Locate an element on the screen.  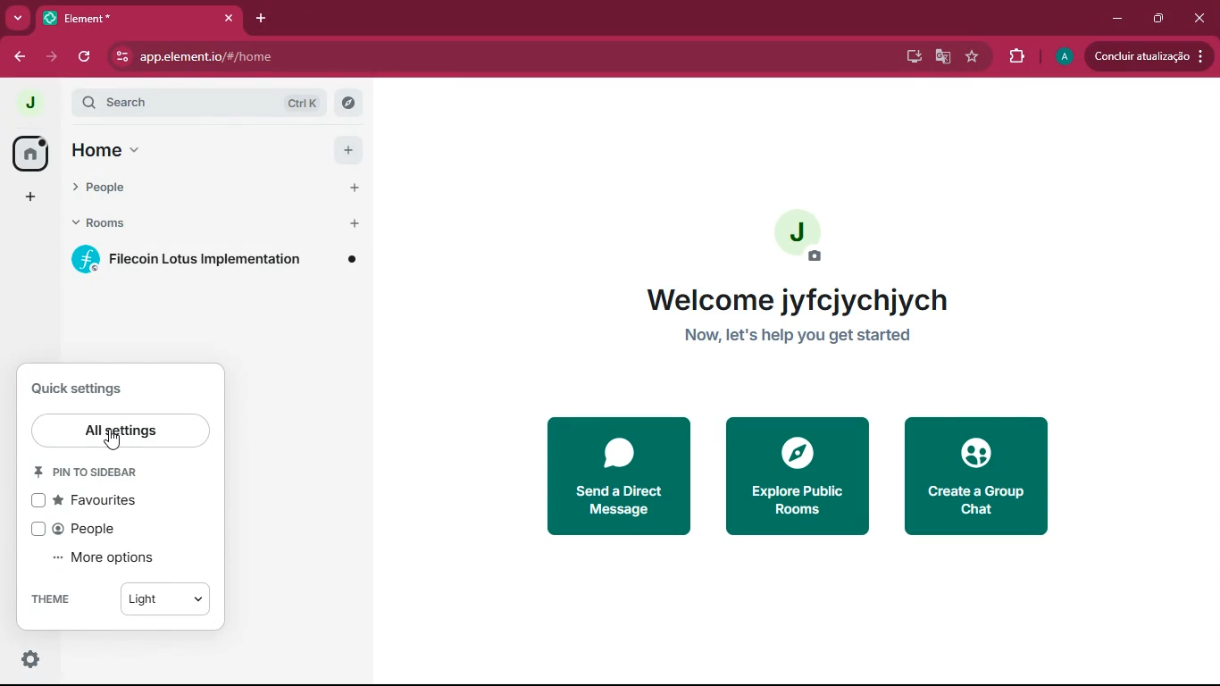
minimize is located at coordinates (1116, 17).